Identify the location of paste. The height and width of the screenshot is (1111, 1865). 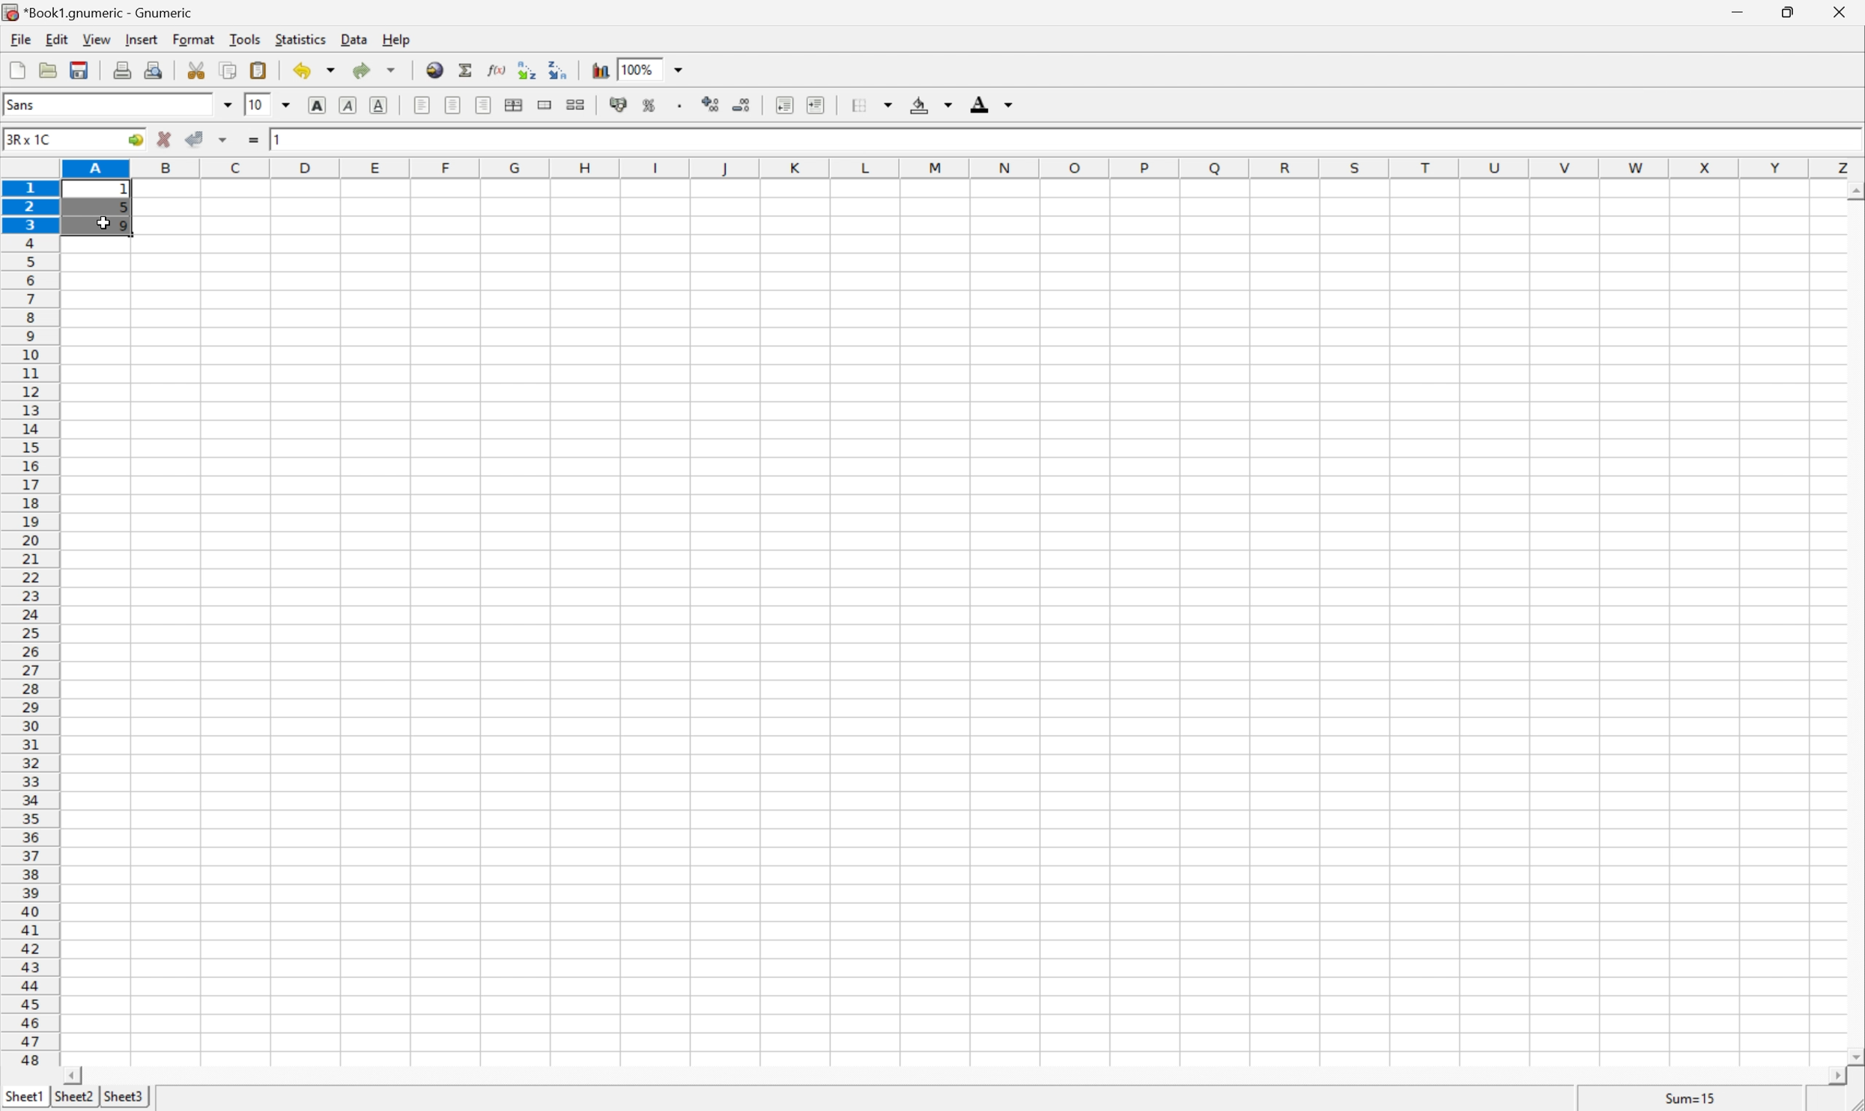
(261, 70).